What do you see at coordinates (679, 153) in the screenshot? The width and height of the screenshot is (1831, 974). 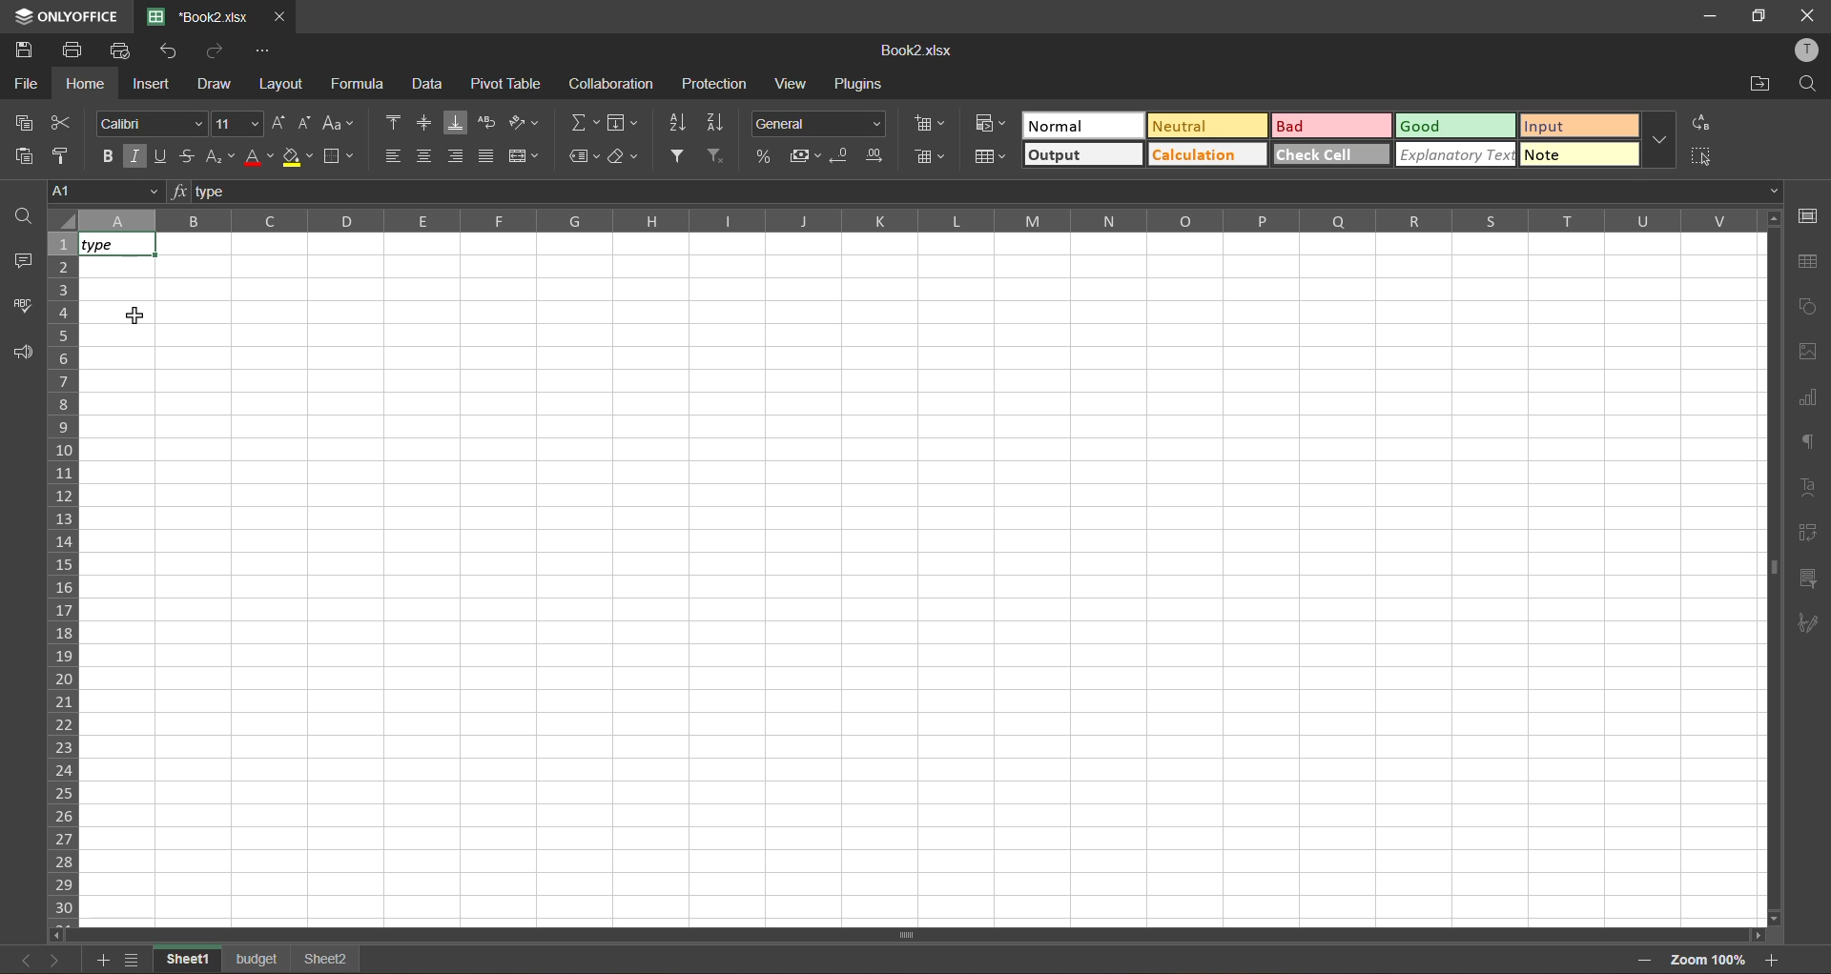 I see `filter` at bounding box center [679, 153].